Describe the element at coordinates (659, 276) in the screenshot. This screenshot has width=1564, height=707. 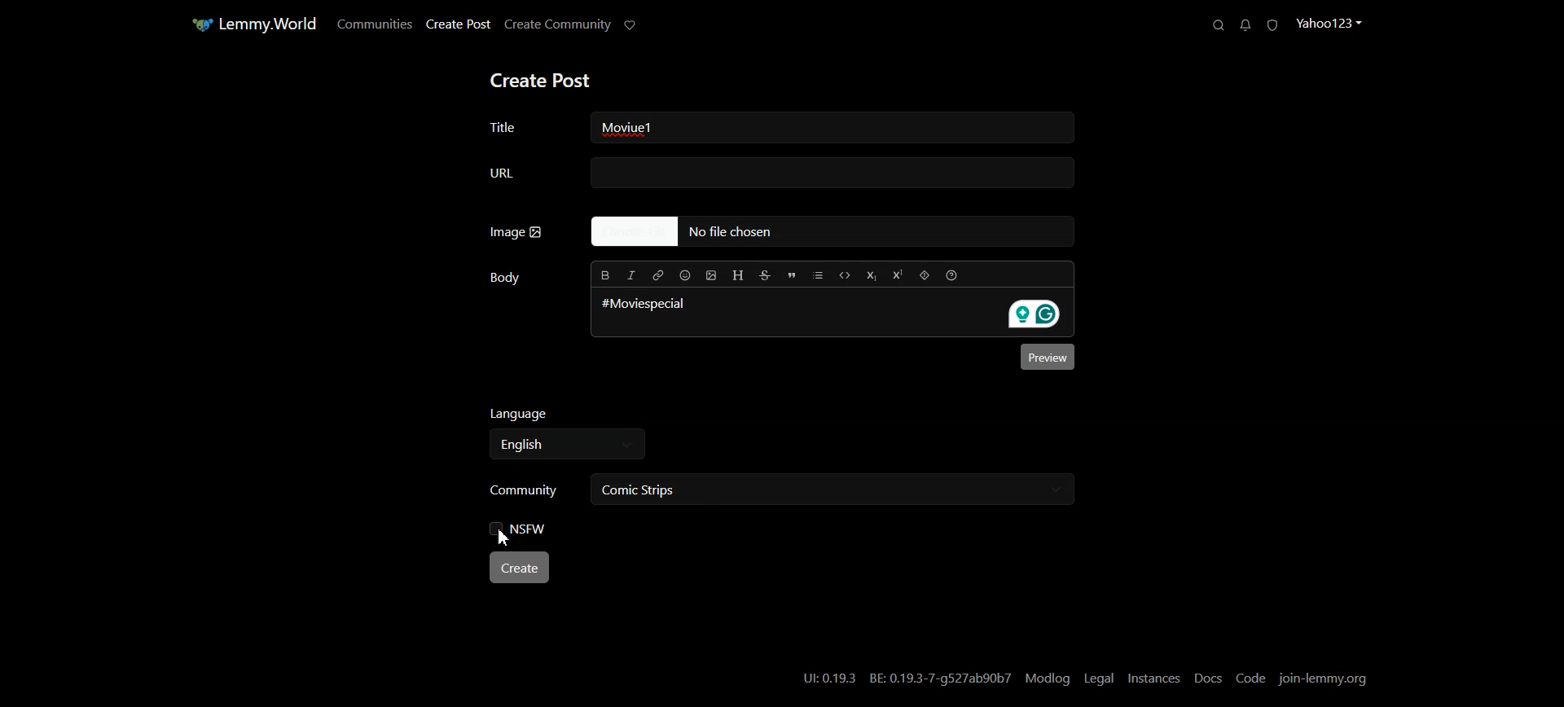
I see `Hyperlink` at that location.